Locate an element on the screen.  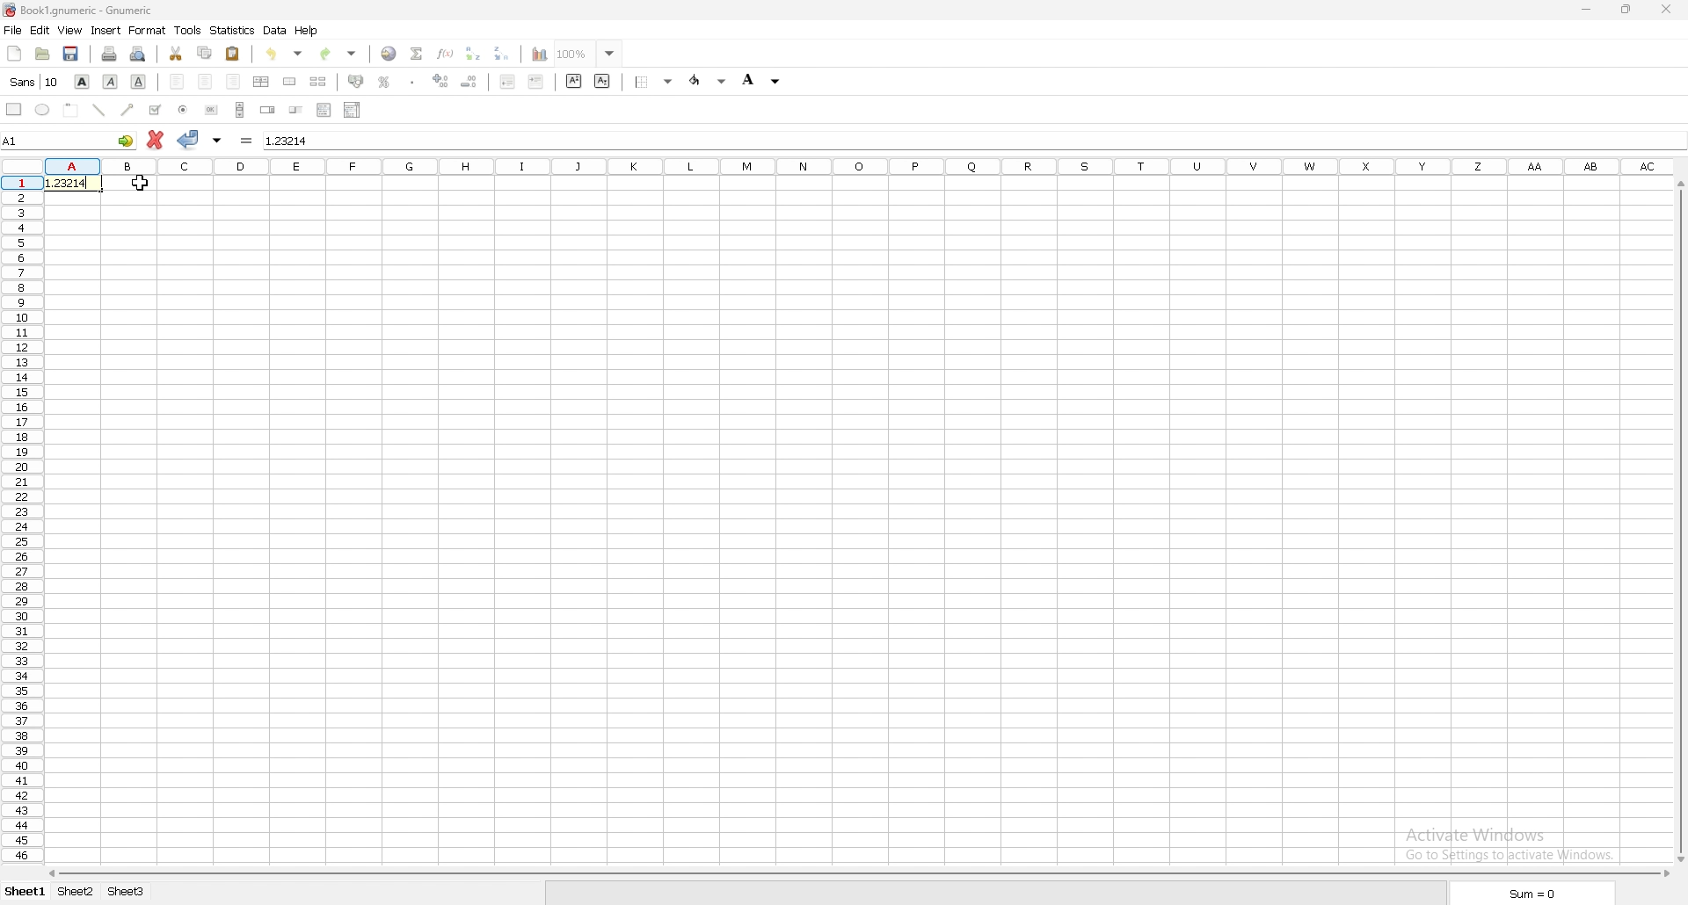
sheet 3 is located at coordinates (127, 892).